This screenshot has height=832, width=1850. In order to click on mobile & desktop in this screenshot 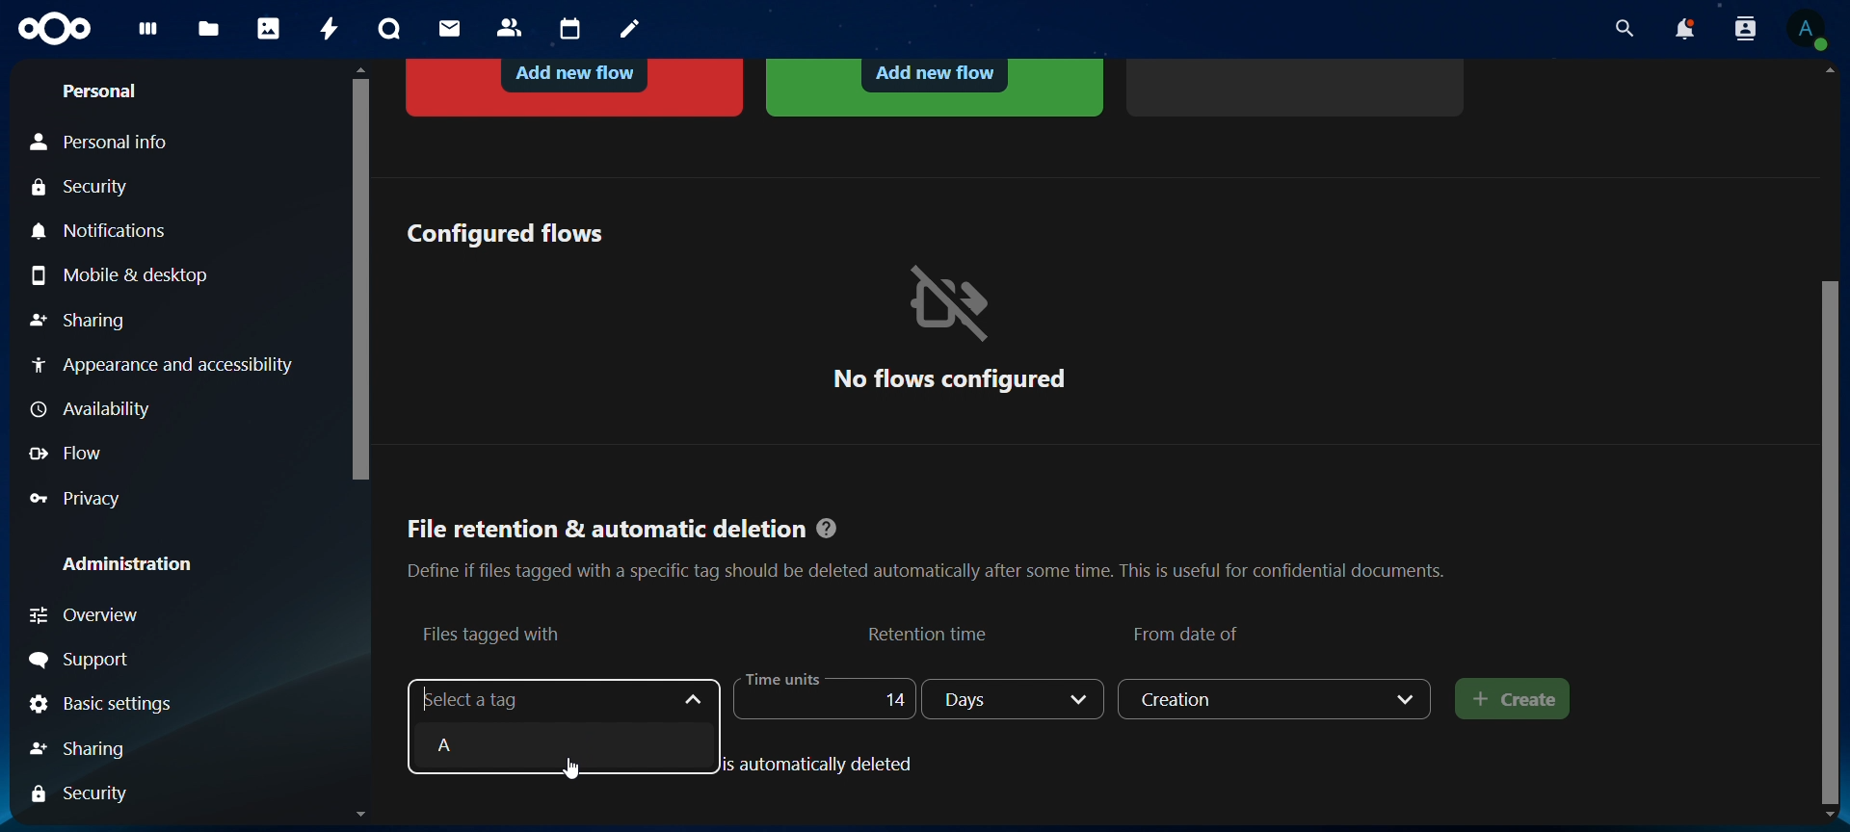, I will do `click(125, 274)`.